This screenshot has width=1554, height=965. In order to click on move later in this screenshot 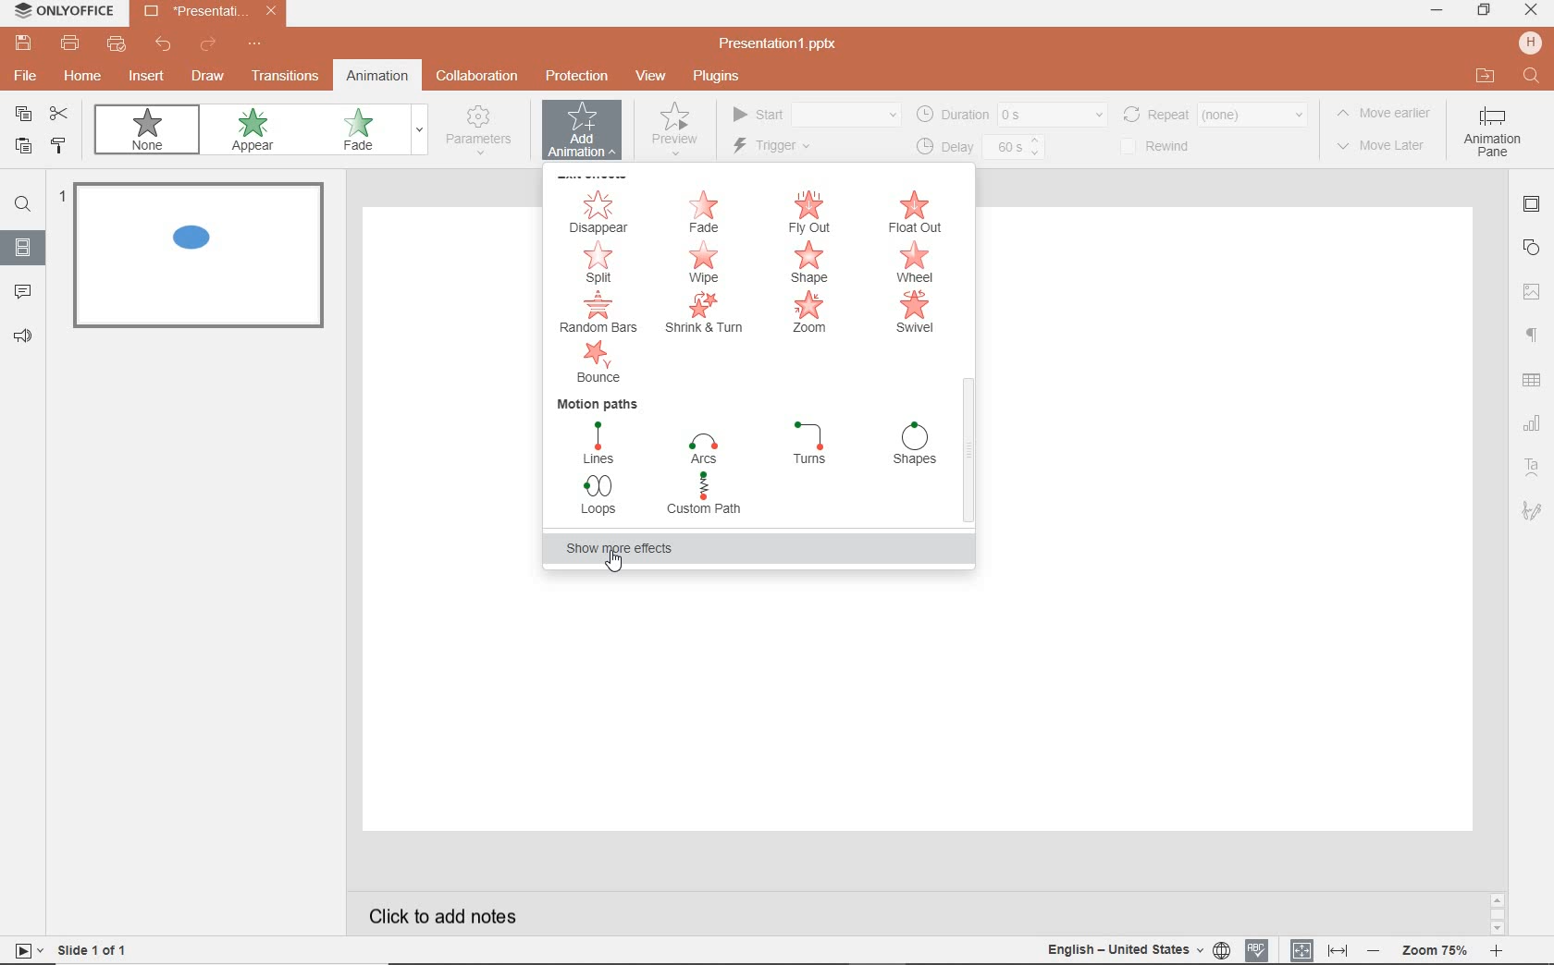, I will do `click(1387, 147)`.